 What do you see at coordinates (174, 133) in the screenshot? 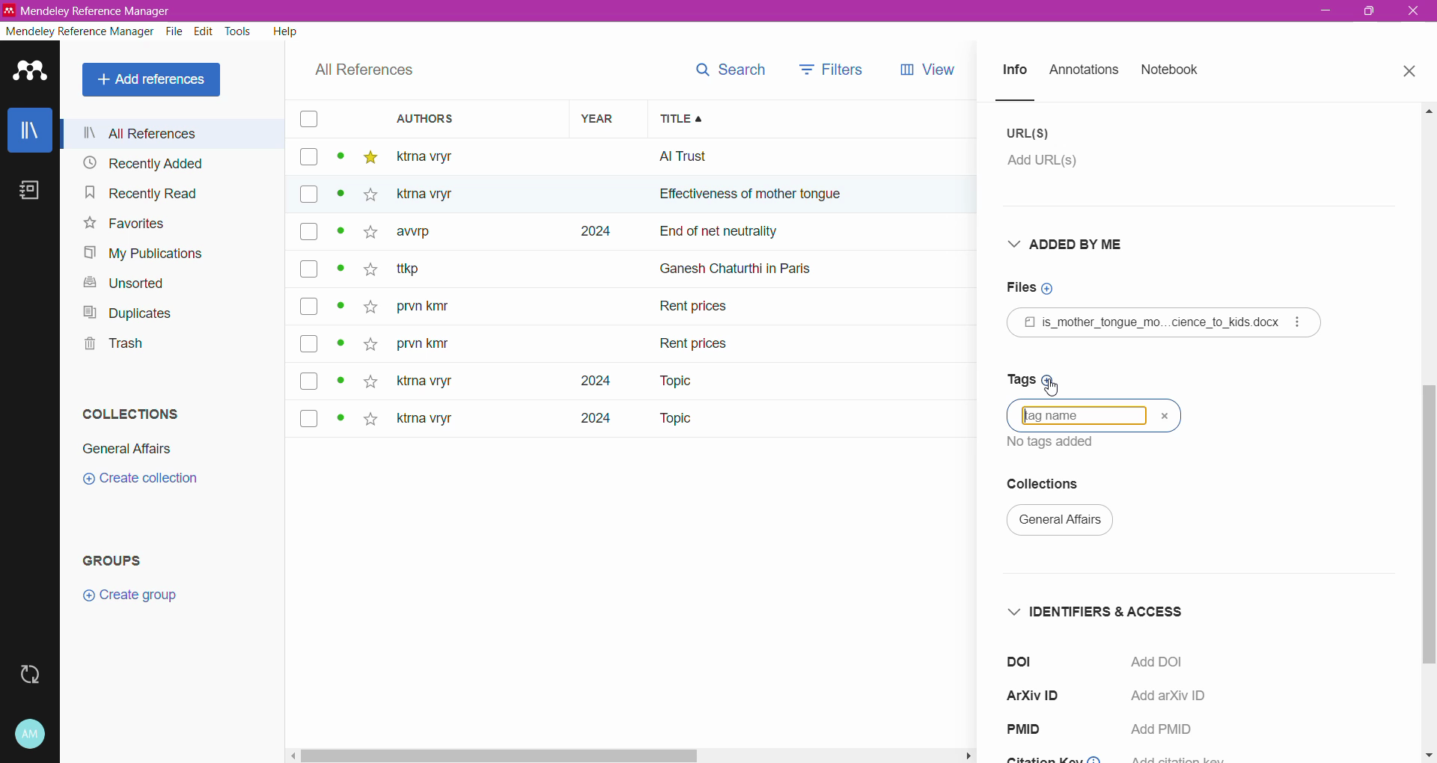
I see `All References` at bounding box center [174, 133].